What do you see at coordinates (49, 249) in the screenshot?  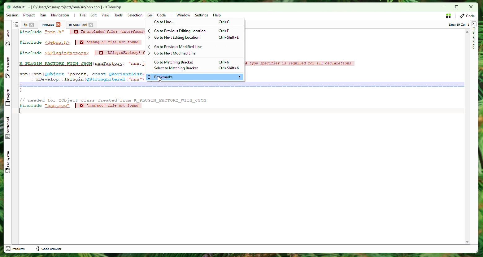 I see `code browser` at bounding box center [49, 249].